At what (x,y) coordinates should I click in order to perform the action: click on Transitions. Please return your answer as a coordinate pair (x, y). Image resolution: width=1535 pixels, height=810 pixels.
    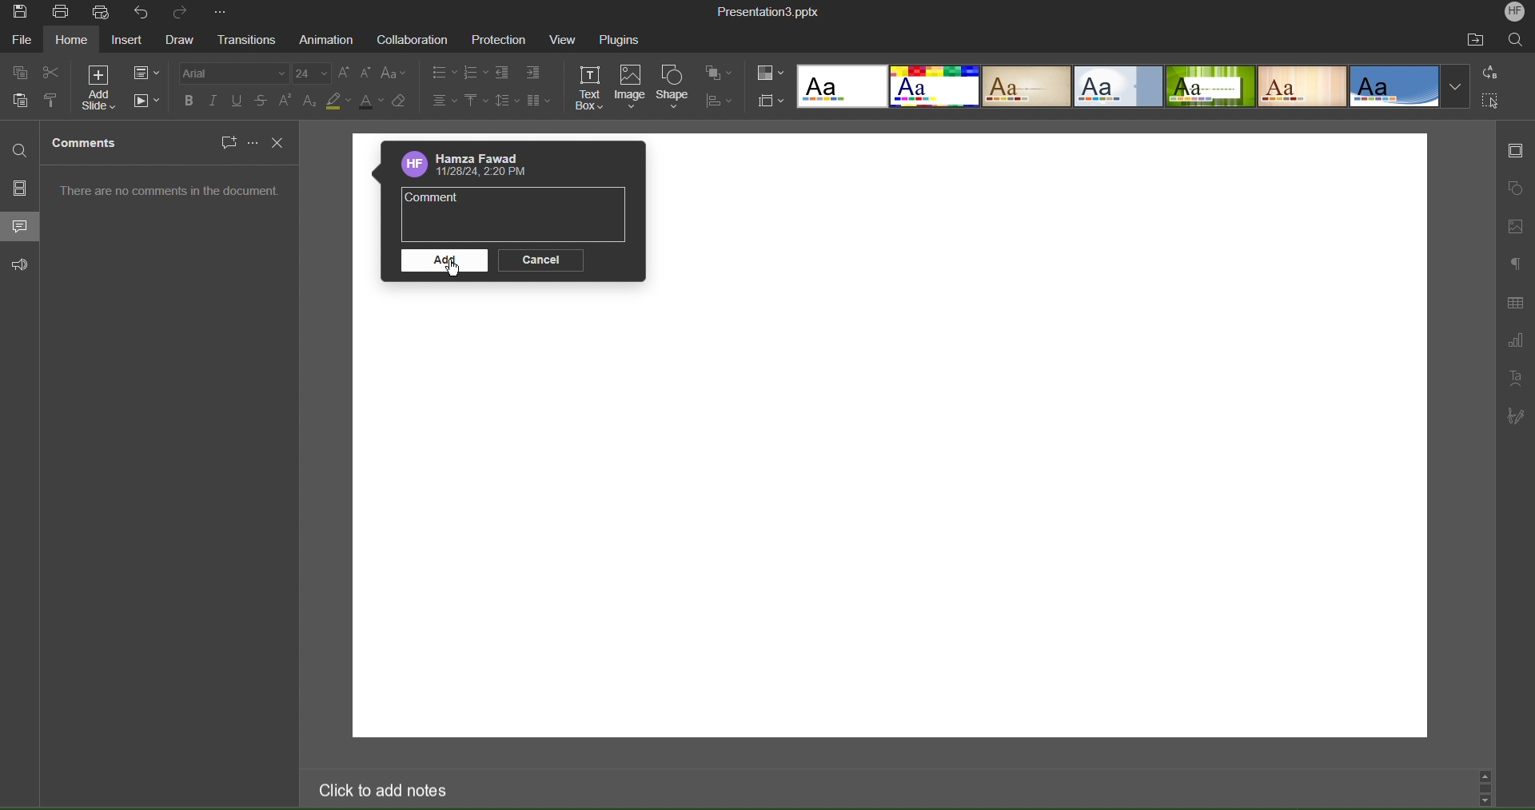
    Looking at the image, I should click on (247, 40).